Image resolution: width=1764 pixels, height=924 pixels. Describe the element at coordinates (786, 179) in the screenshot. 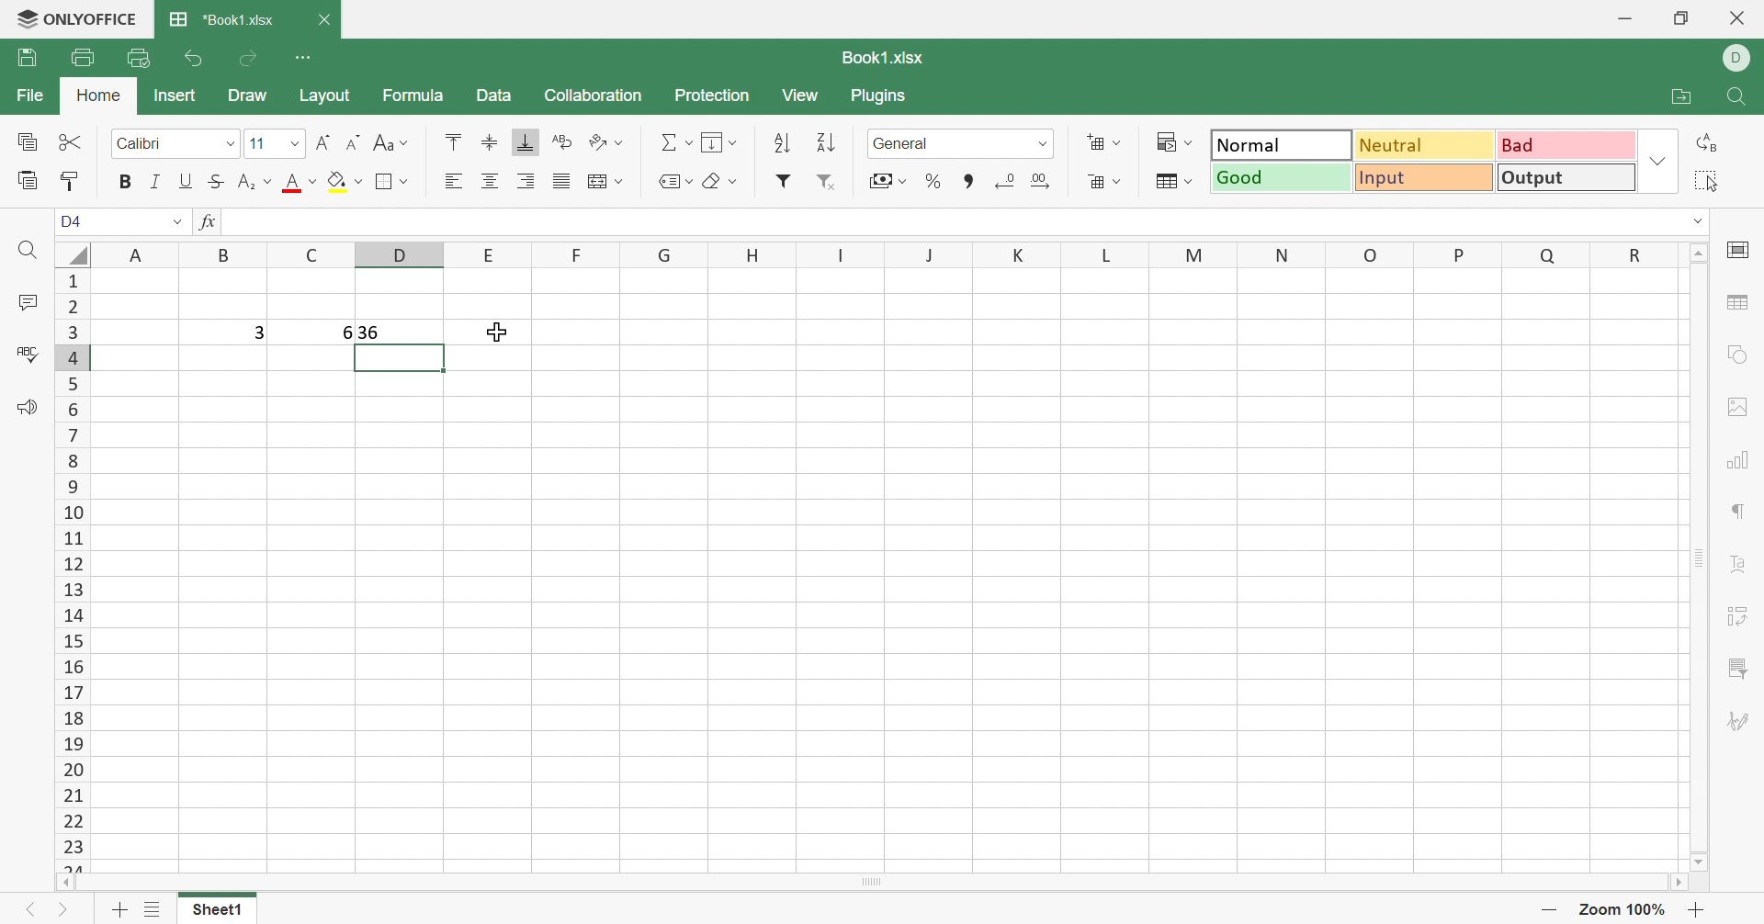

I see `Filter` at that location.